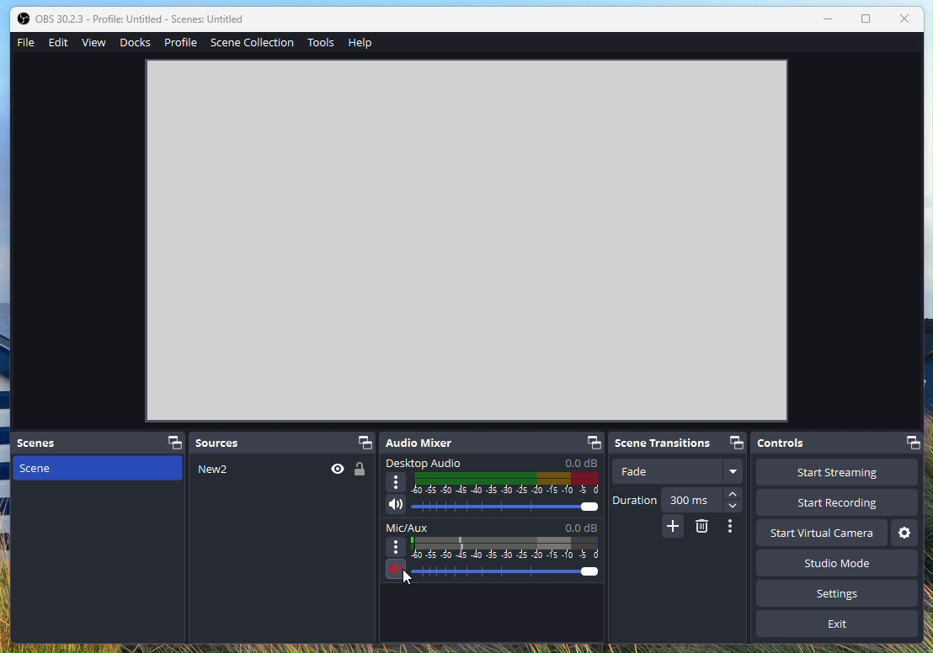  I want to click on Start Virtual Camera, so click(822, 534).